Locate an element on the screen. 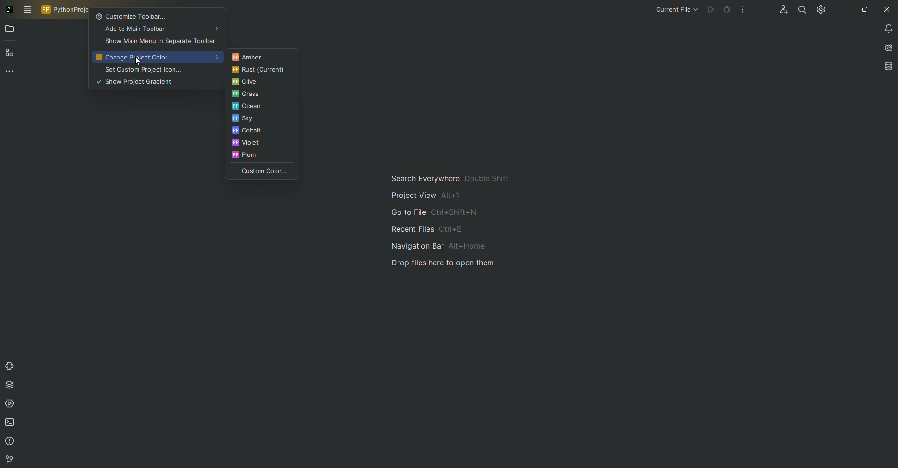  Problems is located at coordinates (10, 442).